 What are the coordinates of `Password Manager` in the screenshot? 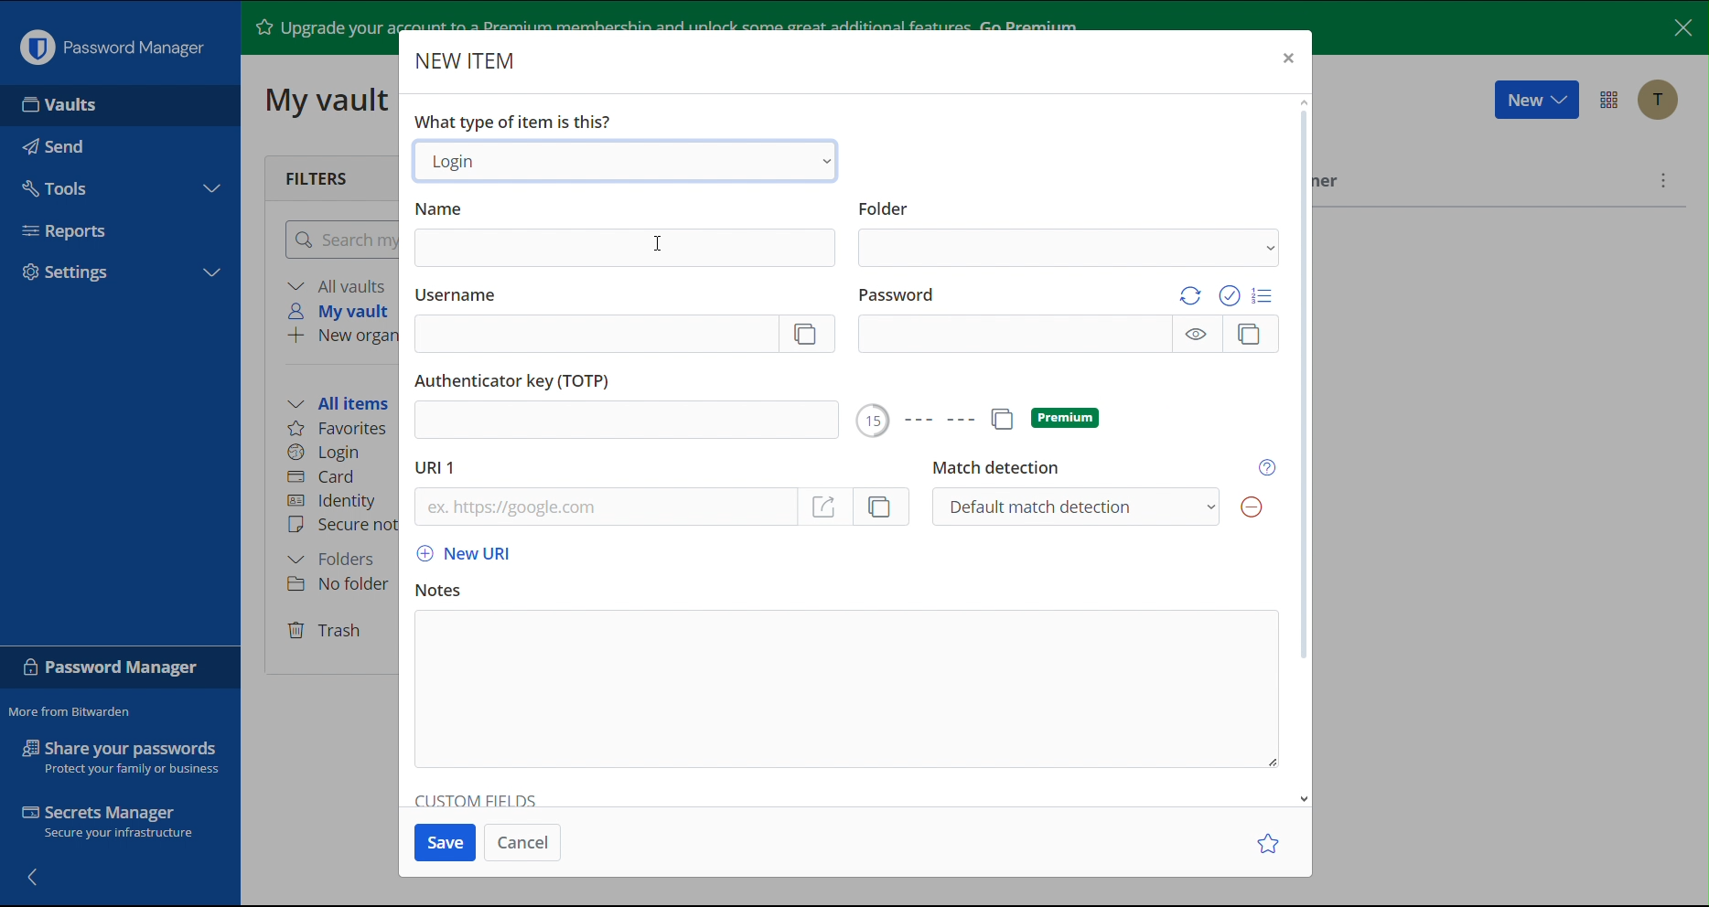 It's located at (108, 47).